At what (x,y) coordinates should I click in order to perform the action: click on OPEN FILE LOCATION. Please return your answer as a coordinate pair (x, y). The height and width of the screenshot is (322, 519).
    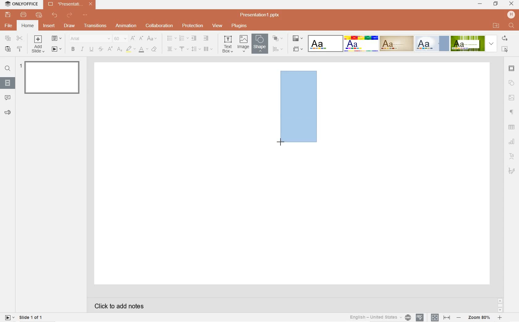
    Looking at the image, I should click on (496, 26).